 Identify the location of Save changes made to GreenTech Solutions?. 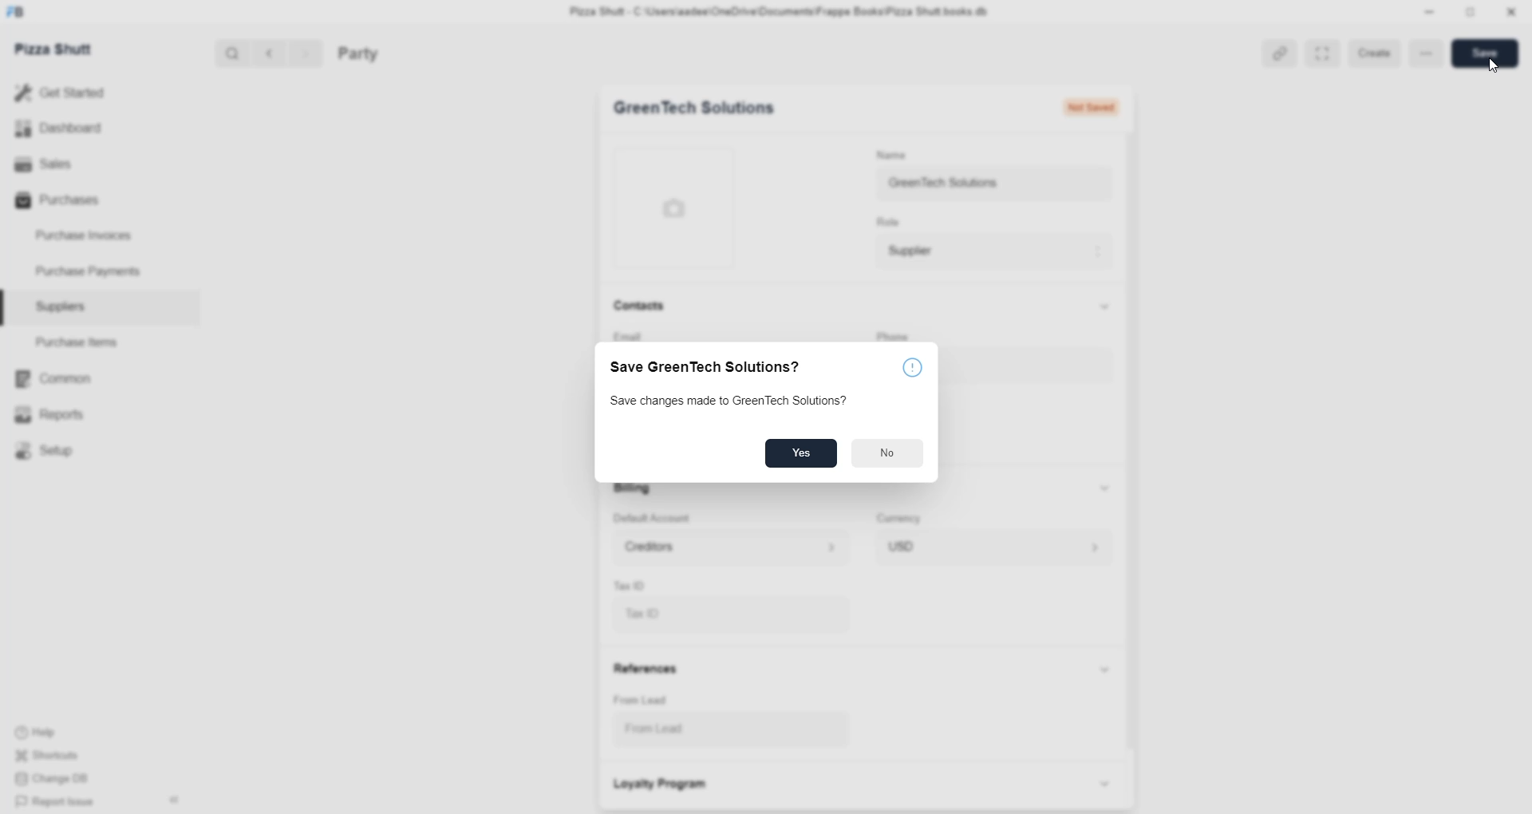
(732, 399).